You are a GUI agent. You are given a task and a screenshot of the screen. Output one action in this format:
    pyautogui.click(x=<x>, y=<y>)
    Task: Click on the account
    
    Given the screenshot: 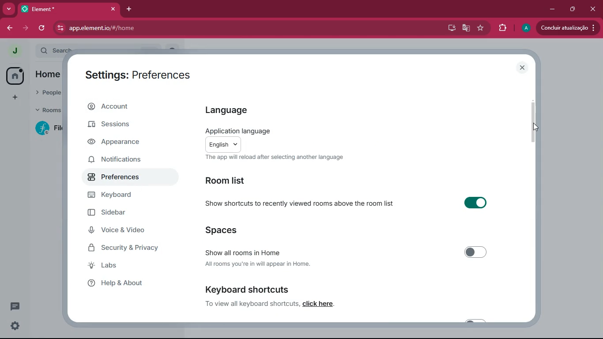 What is the action you would take?
    pyautogui.click(x=129, y=105)
    